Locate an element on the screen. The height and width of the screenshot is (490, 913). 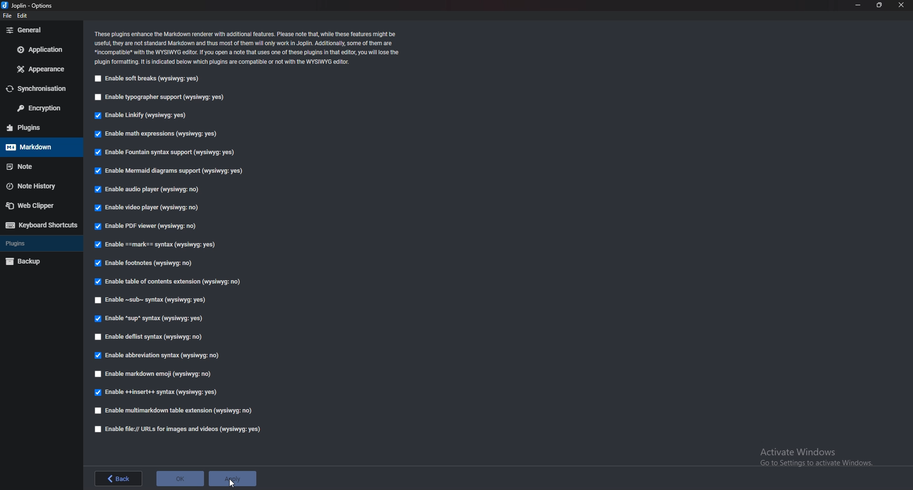
resize is located at coordinates (879, 5).